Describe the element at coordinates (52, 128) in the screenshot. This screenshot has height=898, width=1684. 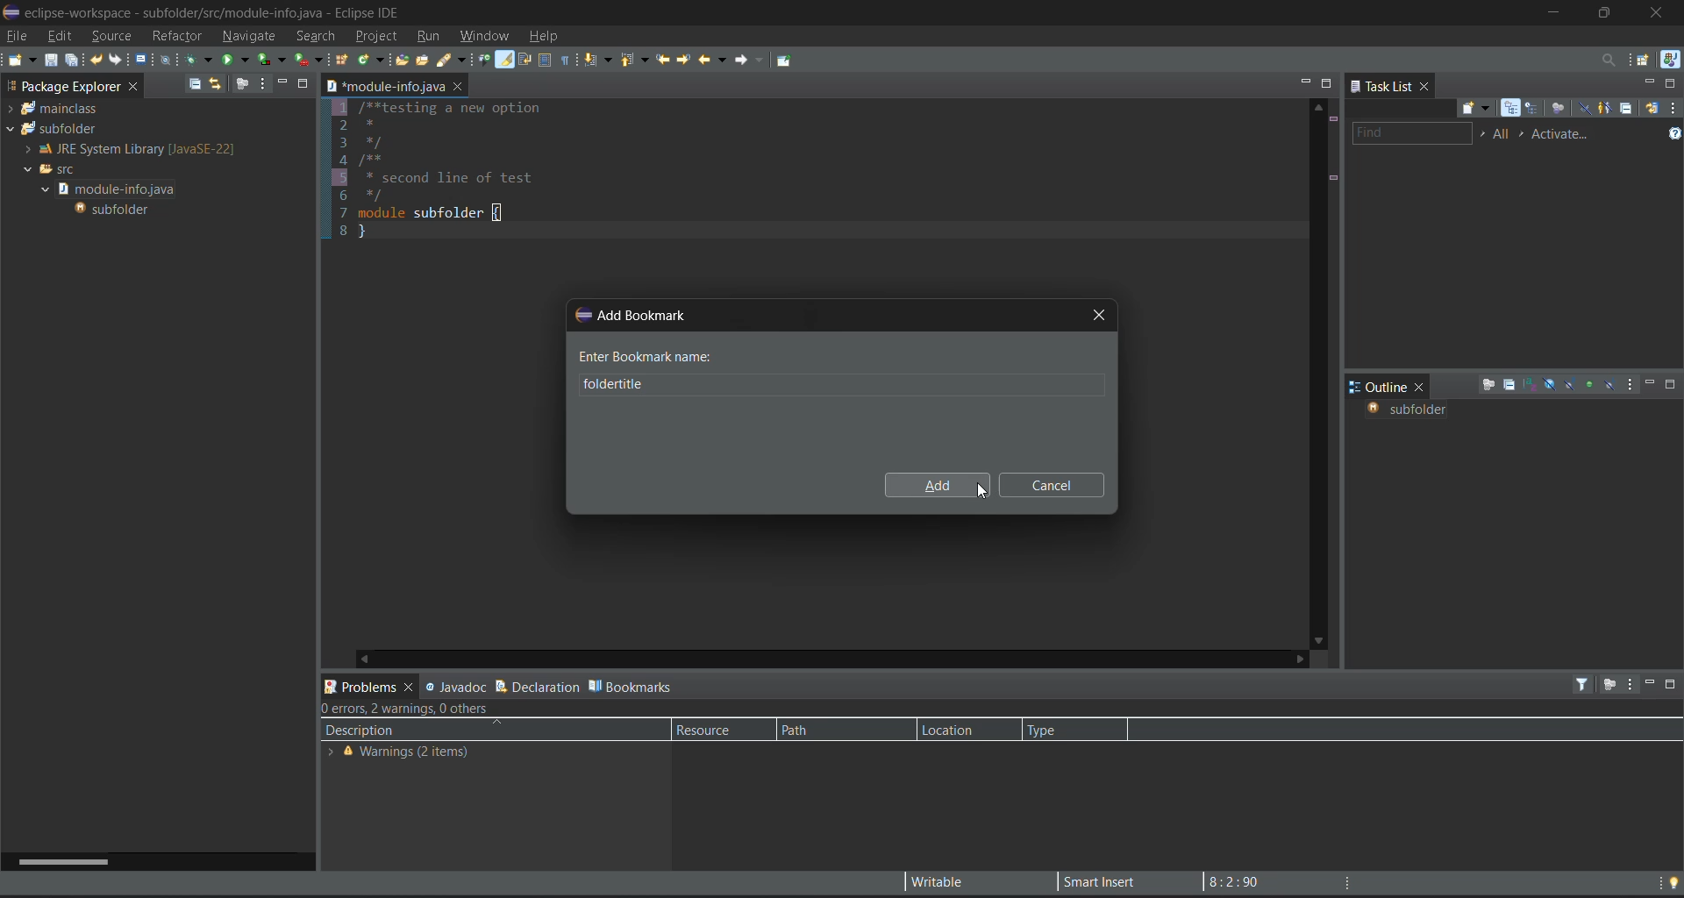
I see `subfolder` at that location.